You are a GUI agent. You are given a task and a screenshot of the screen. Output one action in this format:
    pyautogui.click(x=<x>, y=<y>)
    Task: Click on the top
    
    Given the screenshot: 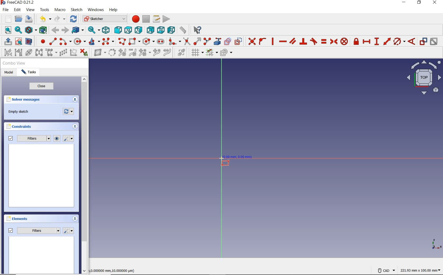 What is the action you would take?
    pyautogui.click(x=128, y=30)
    